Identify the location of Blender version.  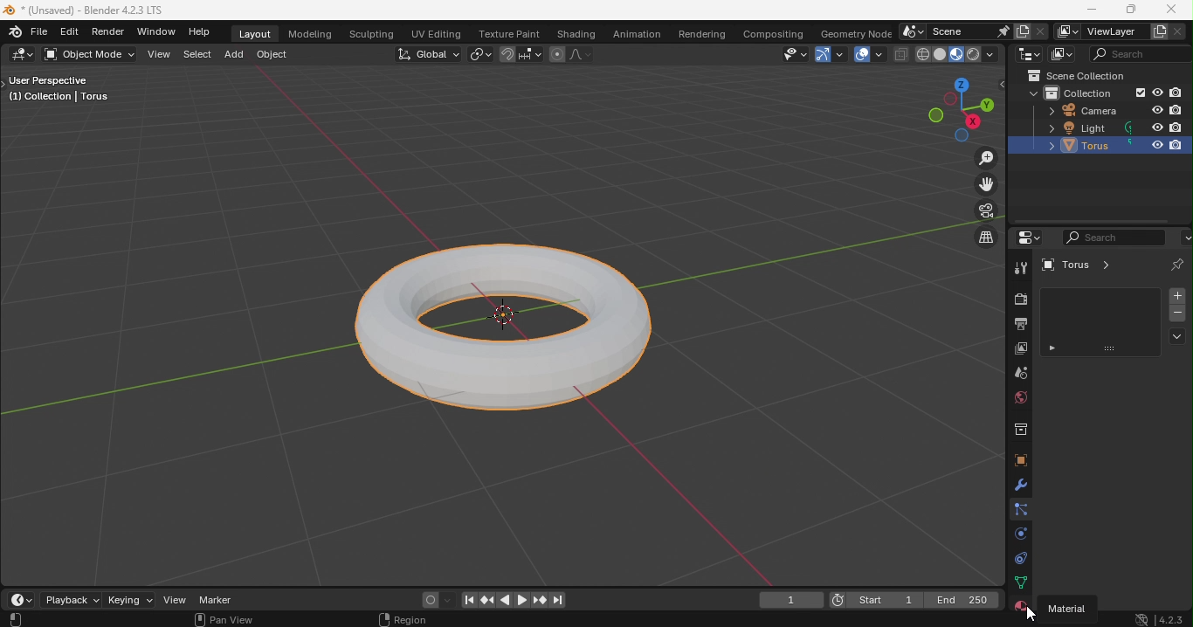
(1171, 617).